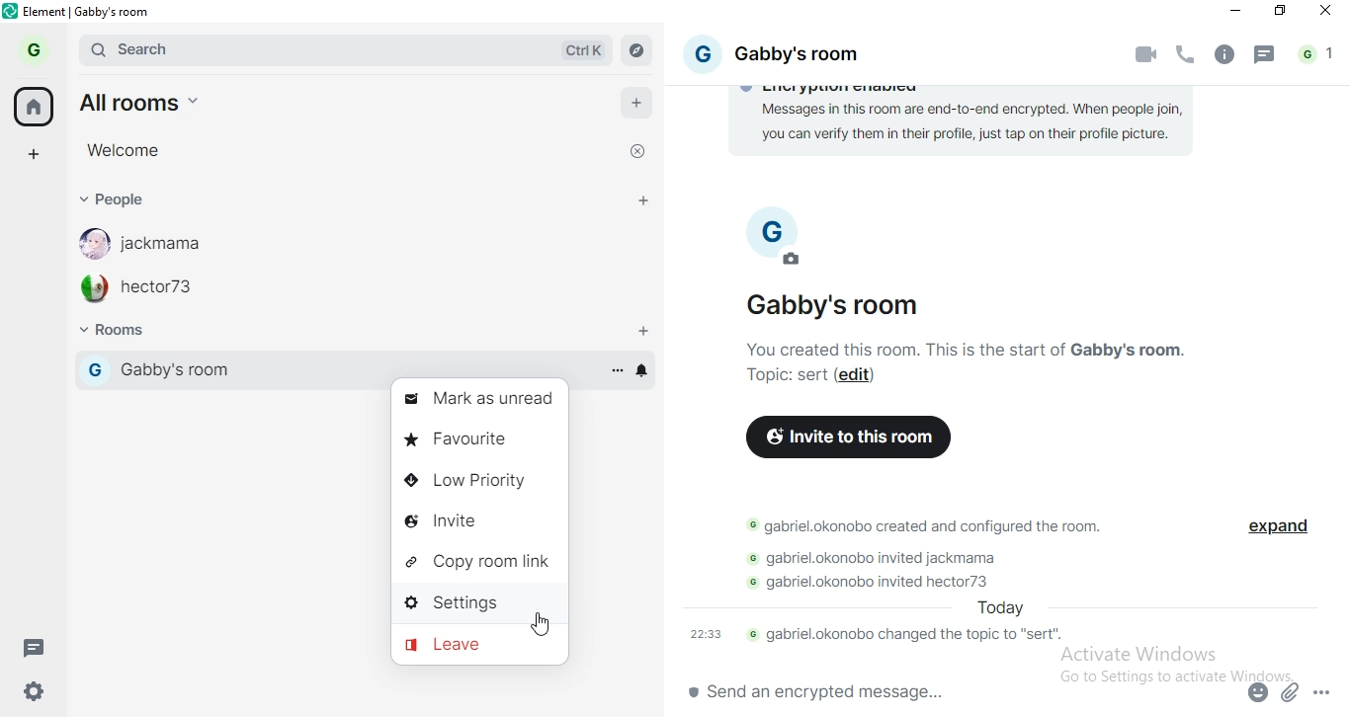 The image size is (1350, 717). What do you see at coordinates (538, 624) in the screenshot?
I see `cursor` at bounding box center [538, 624].